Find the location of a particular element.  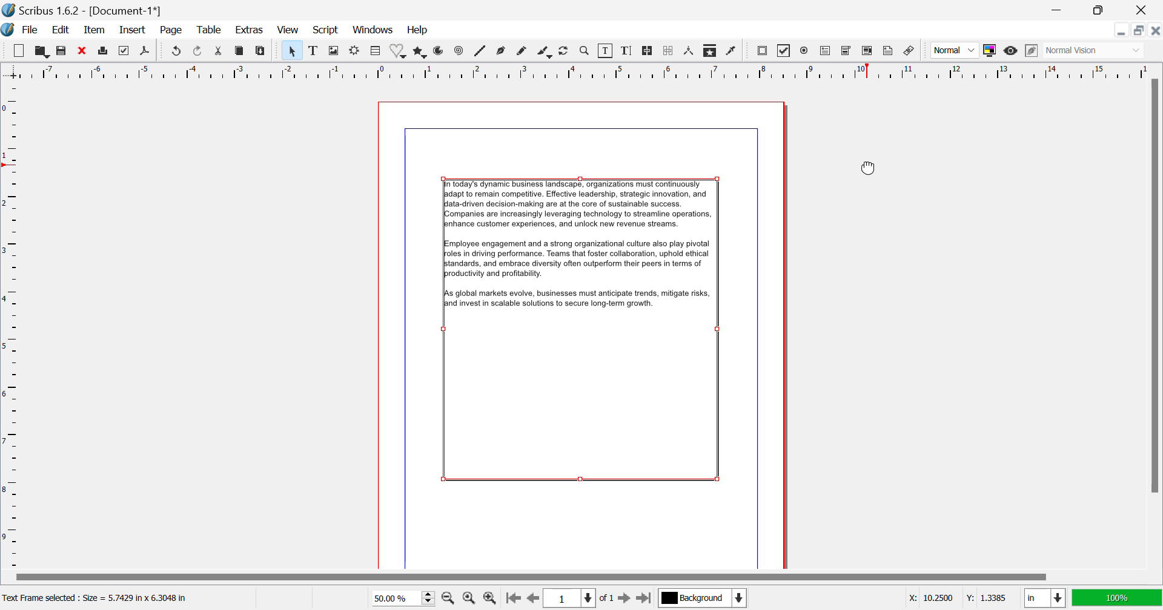

Link Text Frames is located at coordinates (649, 50).